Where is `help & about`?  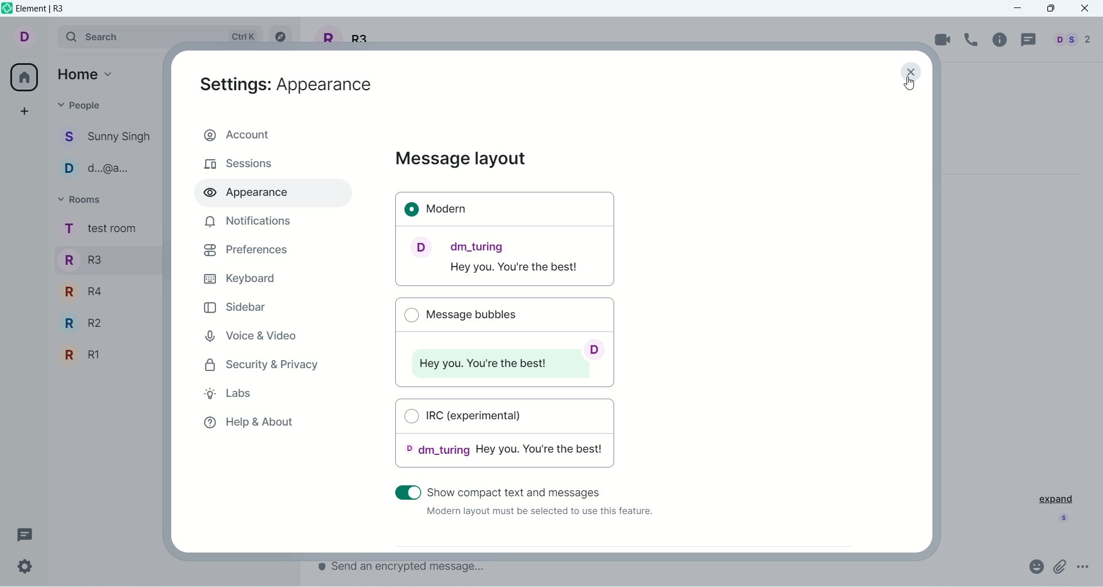
help & about is located at coordinates (248, 425).